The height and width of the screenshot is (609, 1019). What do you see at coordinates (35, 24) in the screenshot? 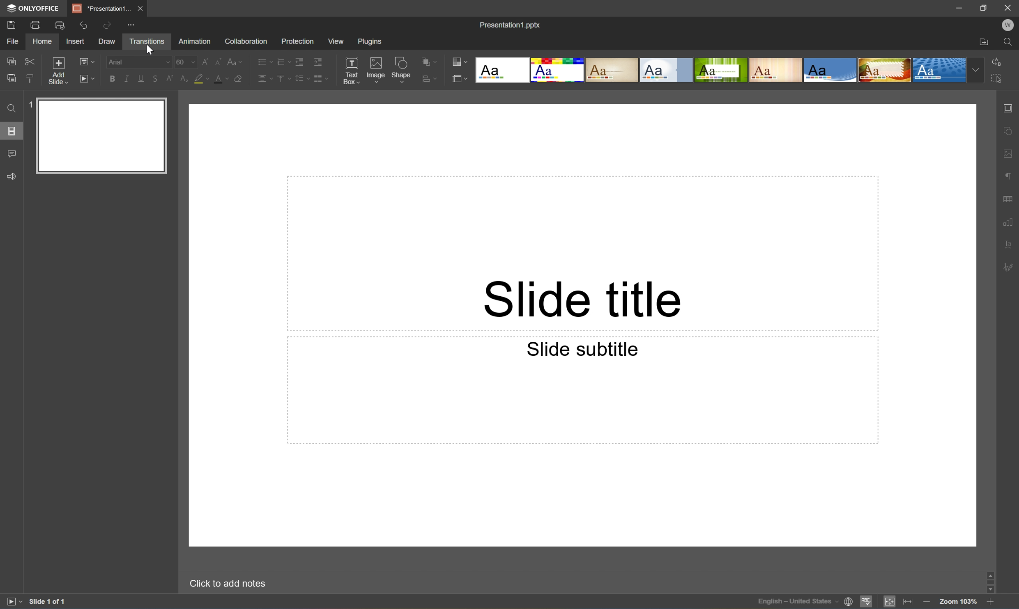
I see `Print file` at bounding box center [35, 24].